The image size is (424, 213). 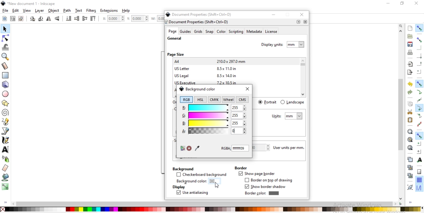 What do you see at coordinates (5, 113) in the screenshot?
I see `create spirals` at bounding box center [5, 113].